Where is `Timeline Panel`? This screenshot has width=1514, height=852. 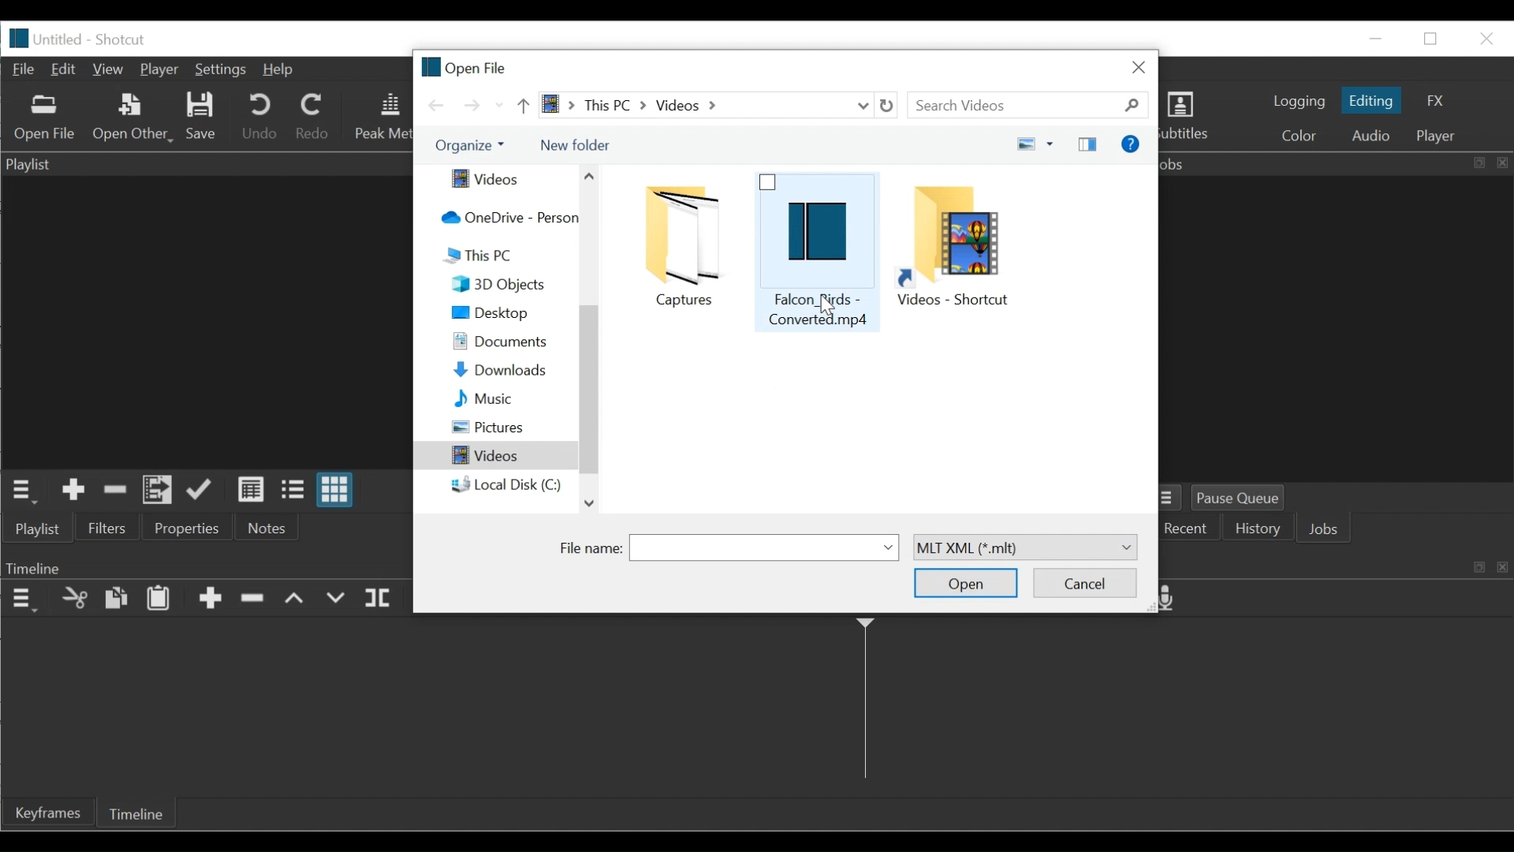
Timeline Panel is located at coordinates (22, 600).